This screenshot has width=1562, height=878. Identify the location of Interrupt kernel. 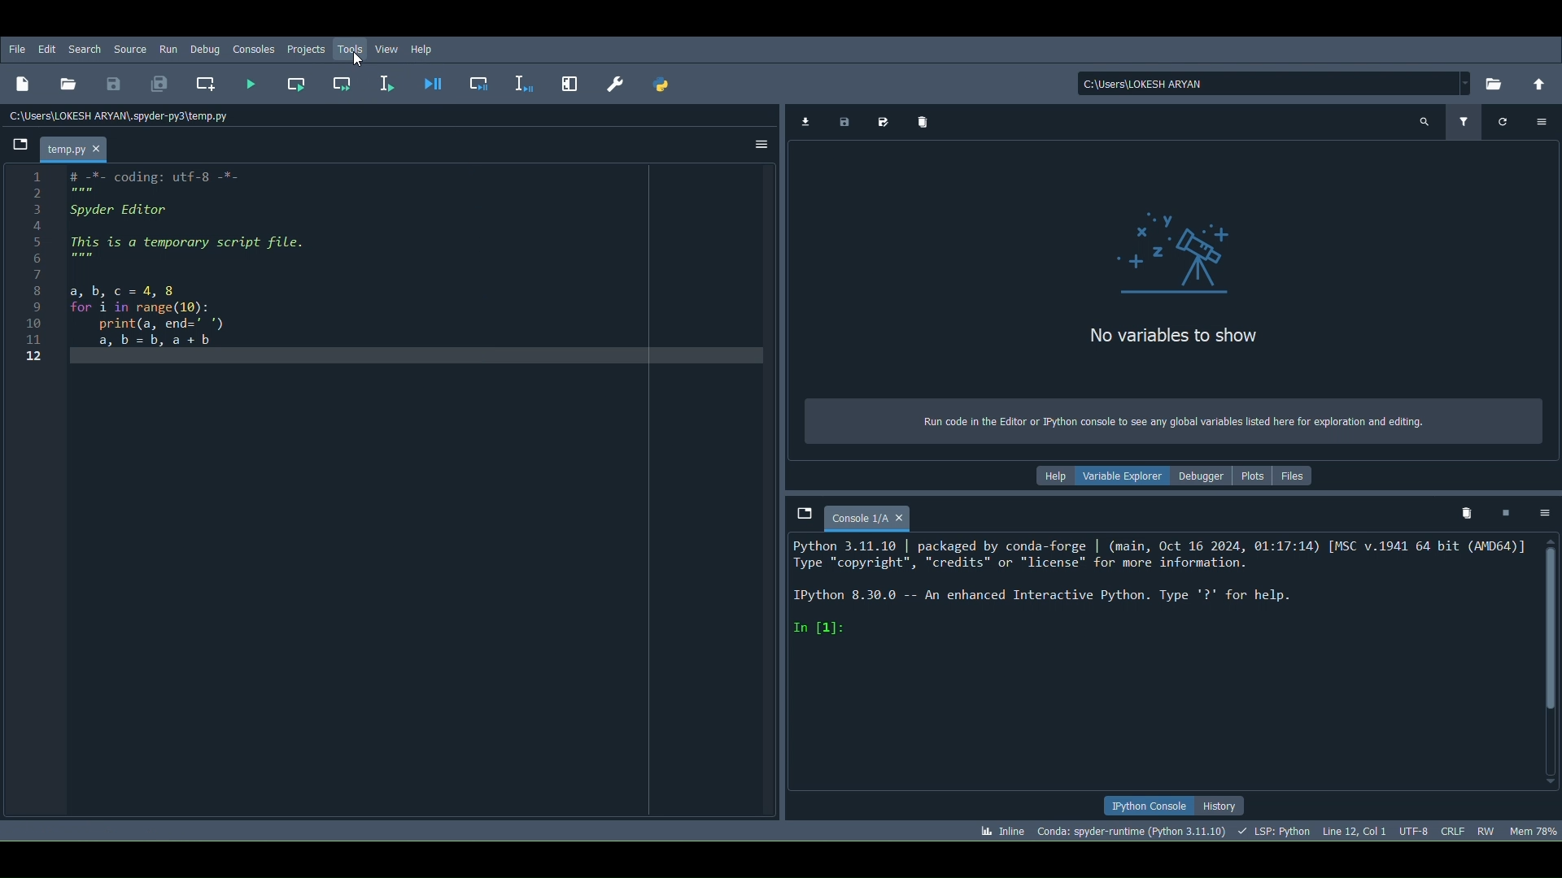
(1504, 511).